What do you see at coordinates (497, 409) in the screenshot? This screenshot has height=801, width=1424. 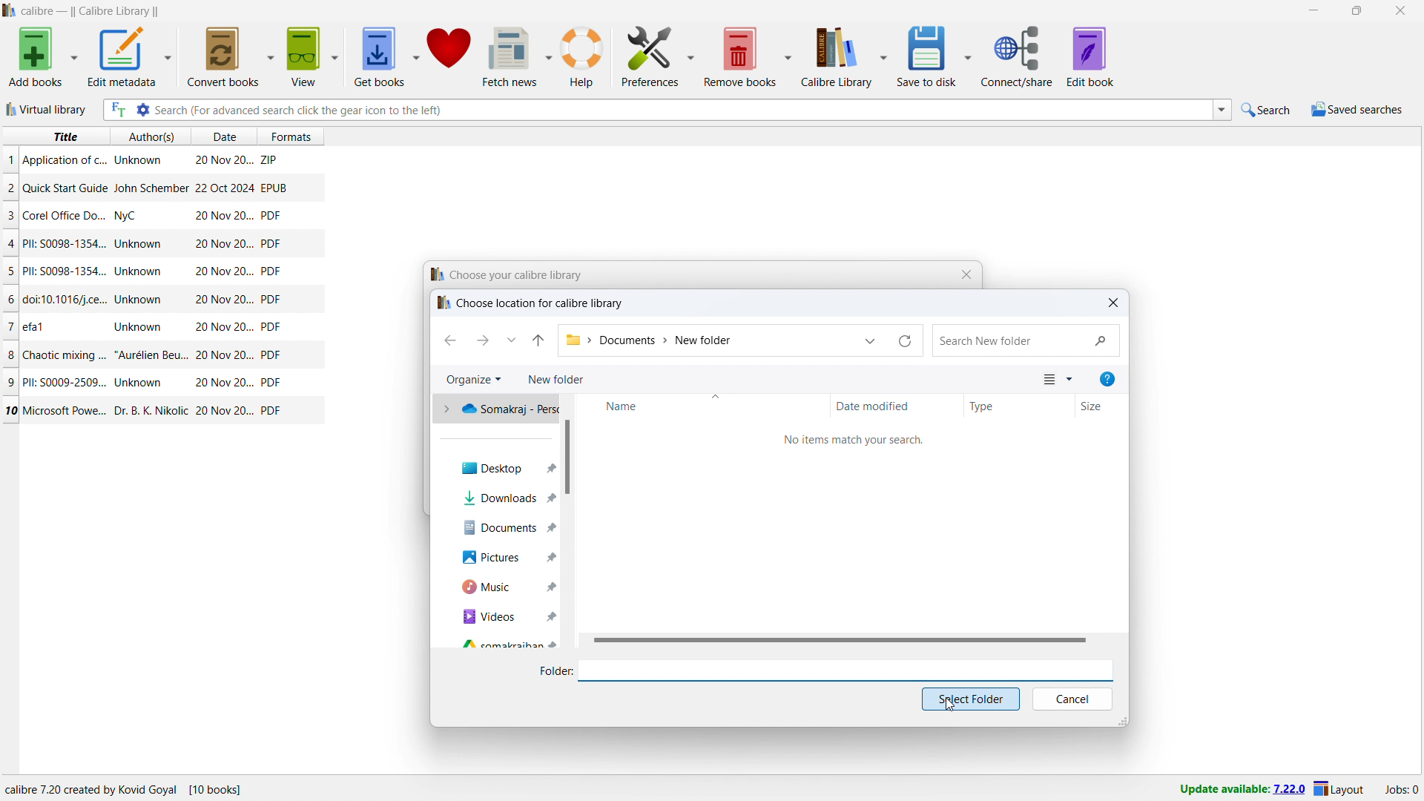 I see `quick access folders` at bounding box center [497, 409].